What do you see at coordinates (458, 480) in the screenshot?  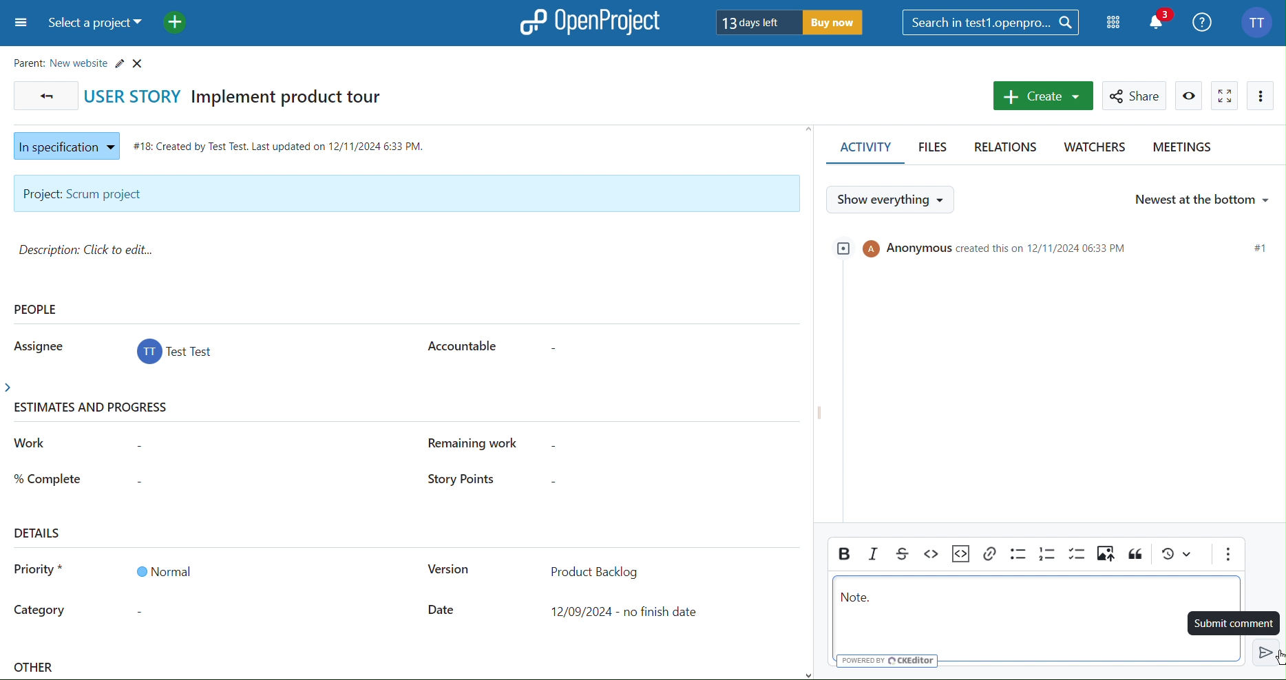 I see `Story Points` at bounding box center [458, 480].